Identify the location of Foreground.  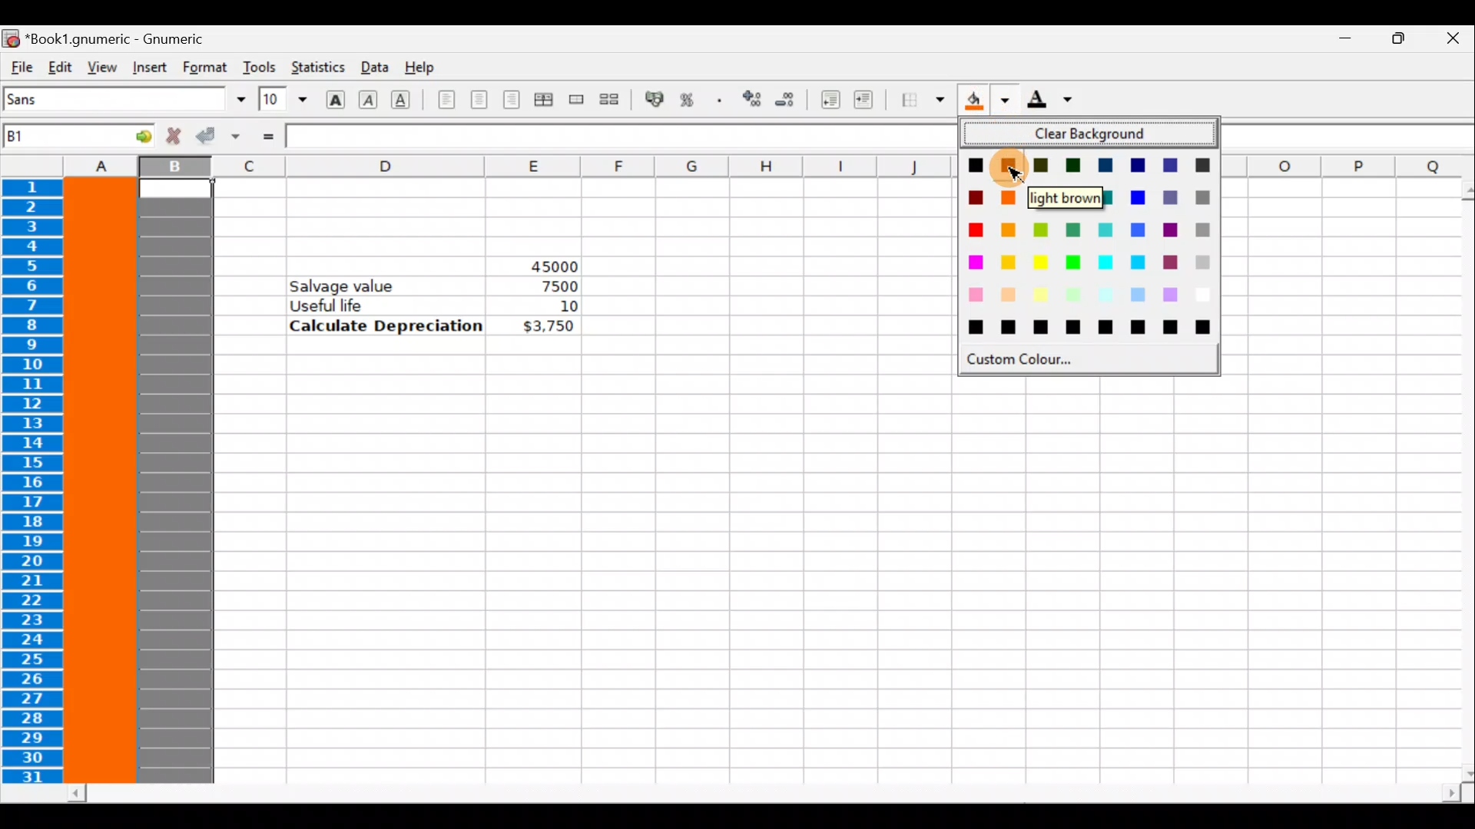
(1055, 101).